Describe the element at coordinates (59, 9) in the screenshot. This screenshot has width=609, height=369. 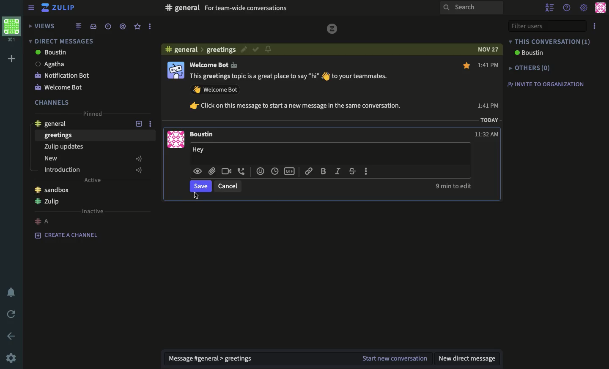
I see `Zulip` at that location.